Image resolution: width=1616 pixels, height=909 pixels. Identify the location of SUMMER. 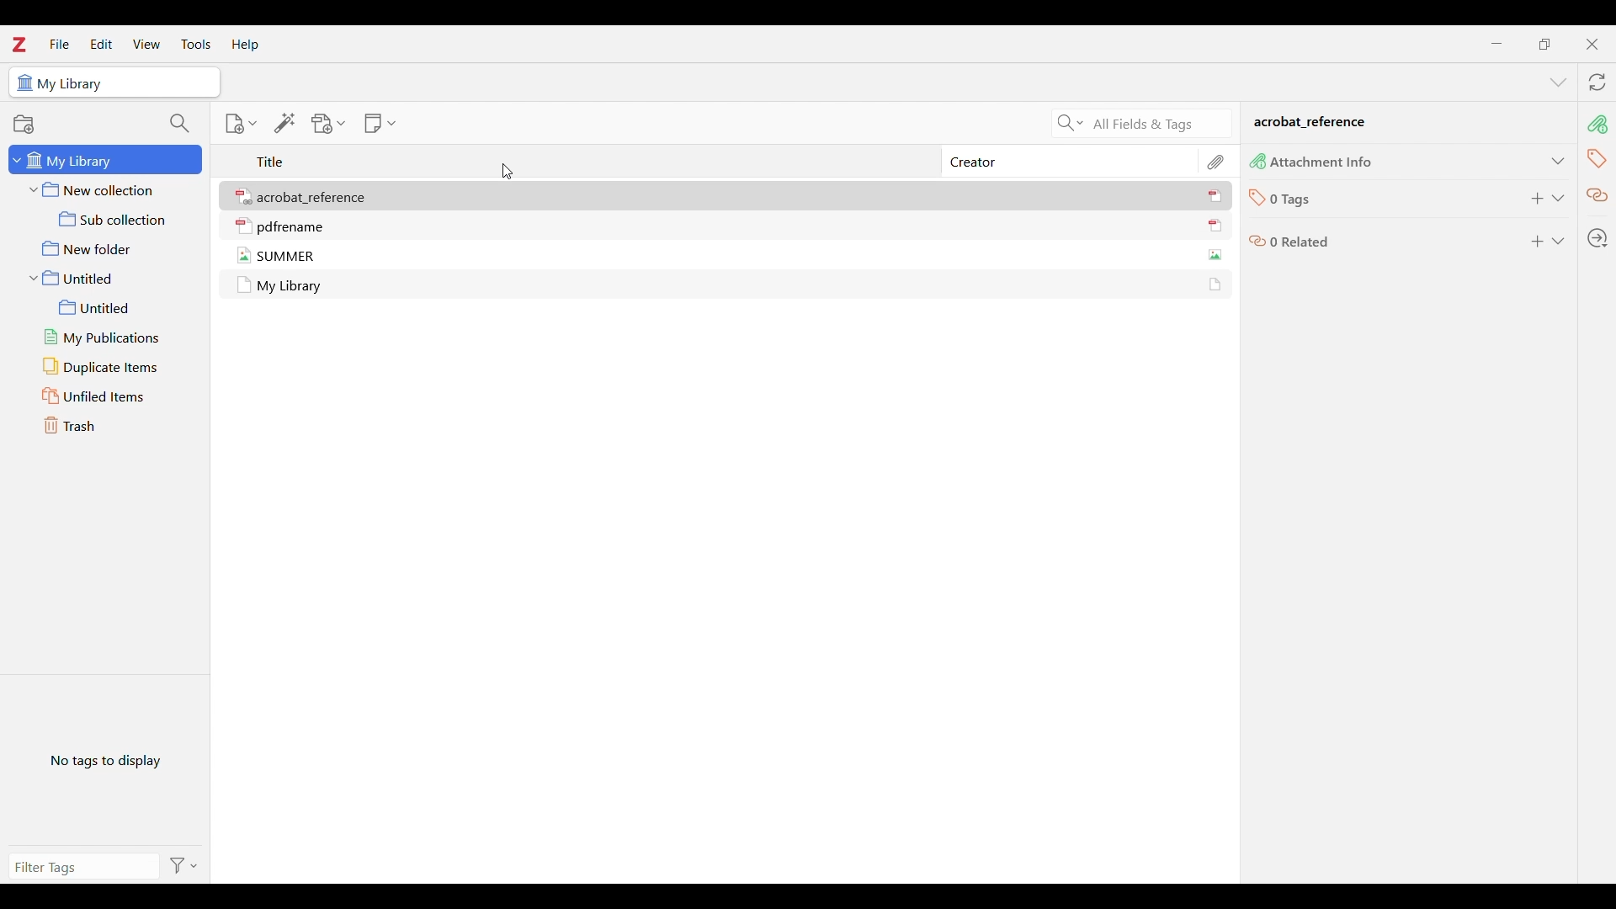
(287, 257).